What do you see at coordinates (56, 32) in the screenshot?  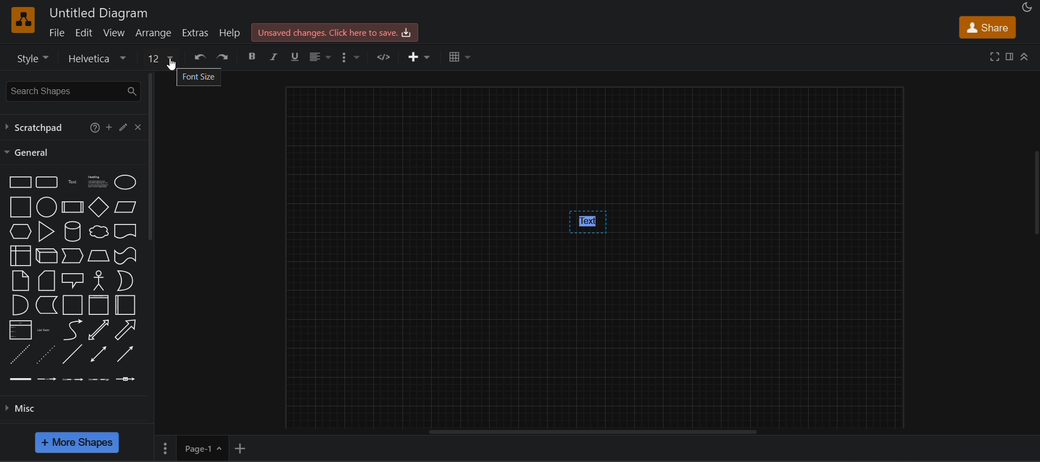 I see `file` at bounding box center [56, 32].